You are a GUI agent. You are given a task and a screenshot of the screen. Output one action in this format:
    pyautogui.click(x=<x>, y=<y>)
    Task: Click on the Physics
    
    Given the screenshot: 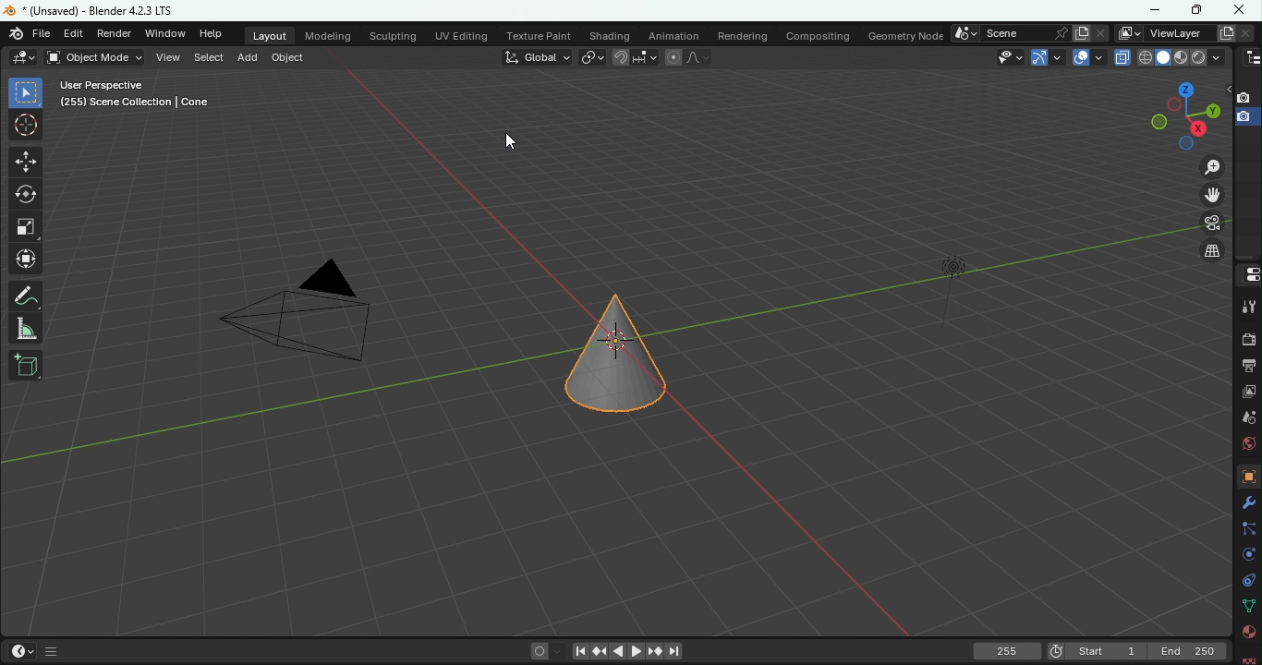 What is the action you would take?
    pyautogui.click(x=1248, y=555)
    